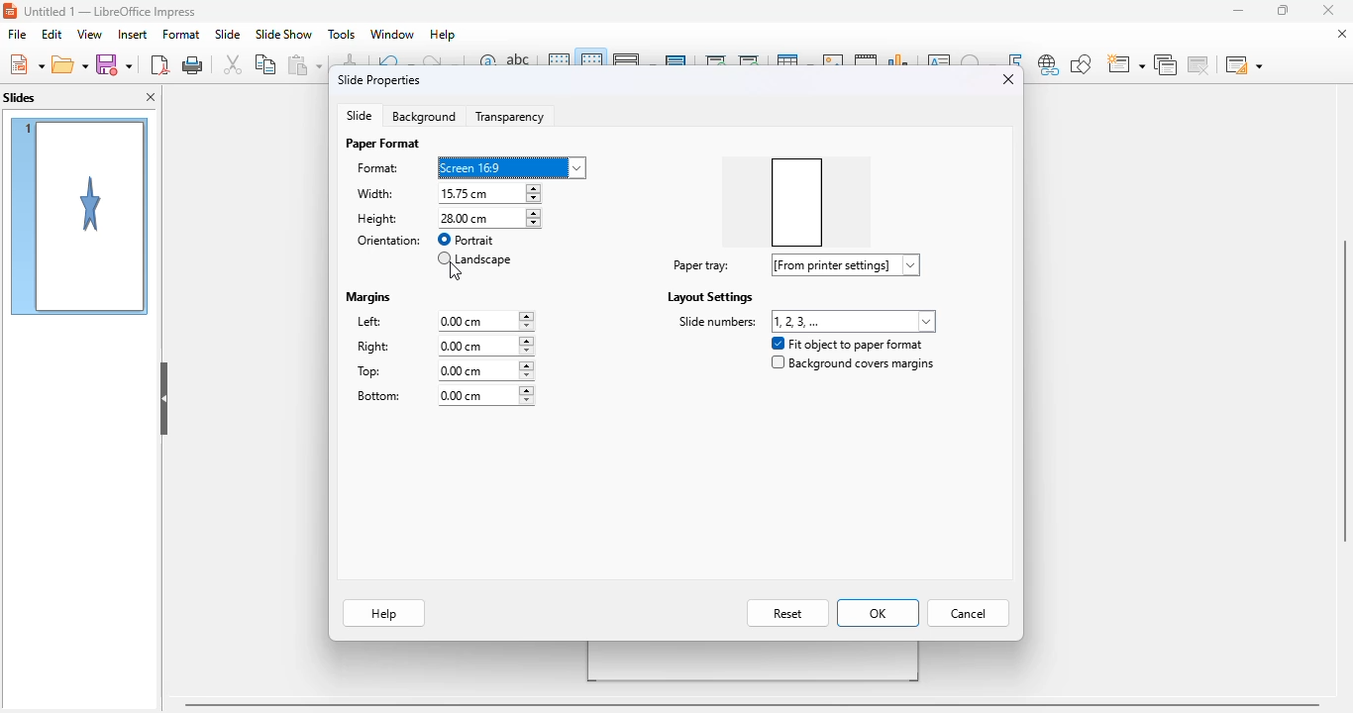  Describe the element at coordinates (477, 193) in the screenshot. I see `width: 15.75 cm` at that location.